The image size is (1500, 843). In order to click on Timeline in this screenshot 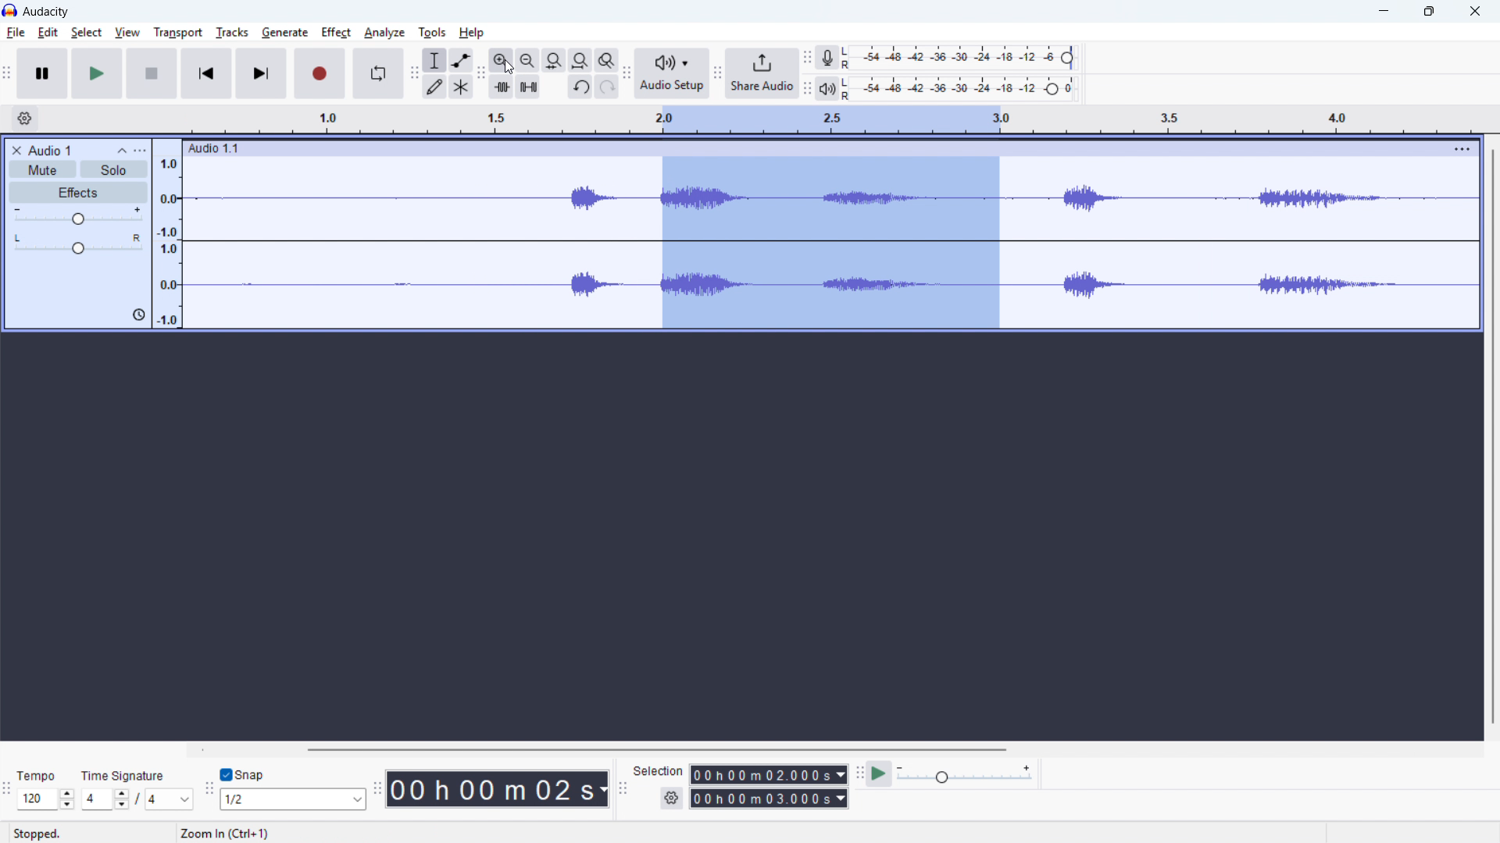, I will do `click(829, 119)`.